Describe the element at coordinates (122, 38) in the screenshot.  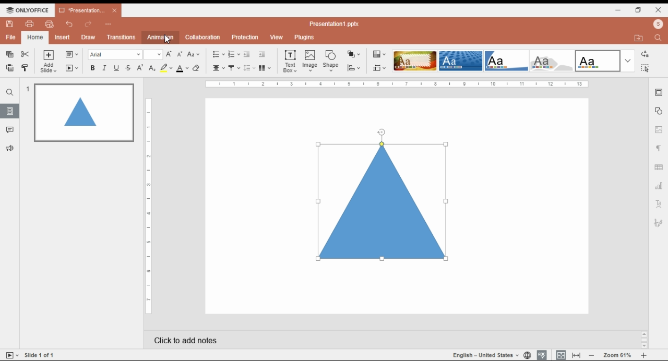
I see `transitions` at that location.